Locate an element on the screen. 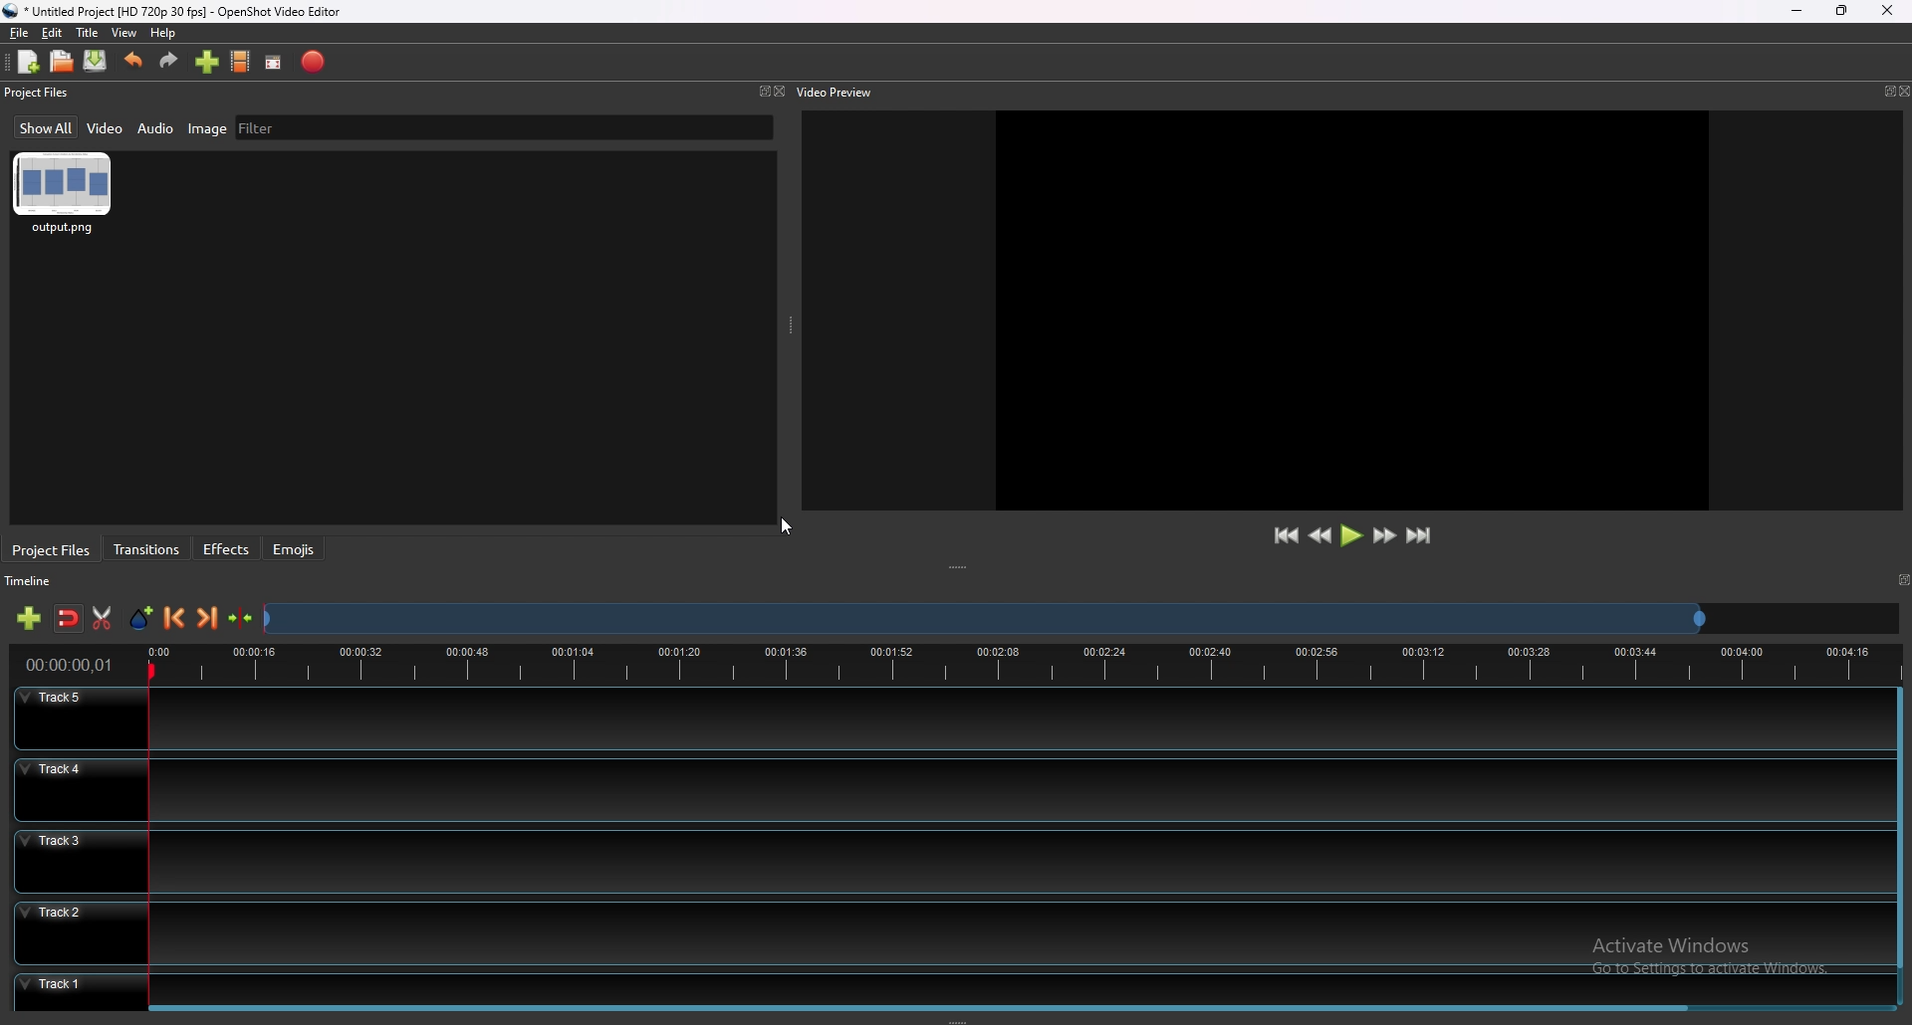 This screenshot has width=1912, height=1025. project files is located at coordinates (53, 550).